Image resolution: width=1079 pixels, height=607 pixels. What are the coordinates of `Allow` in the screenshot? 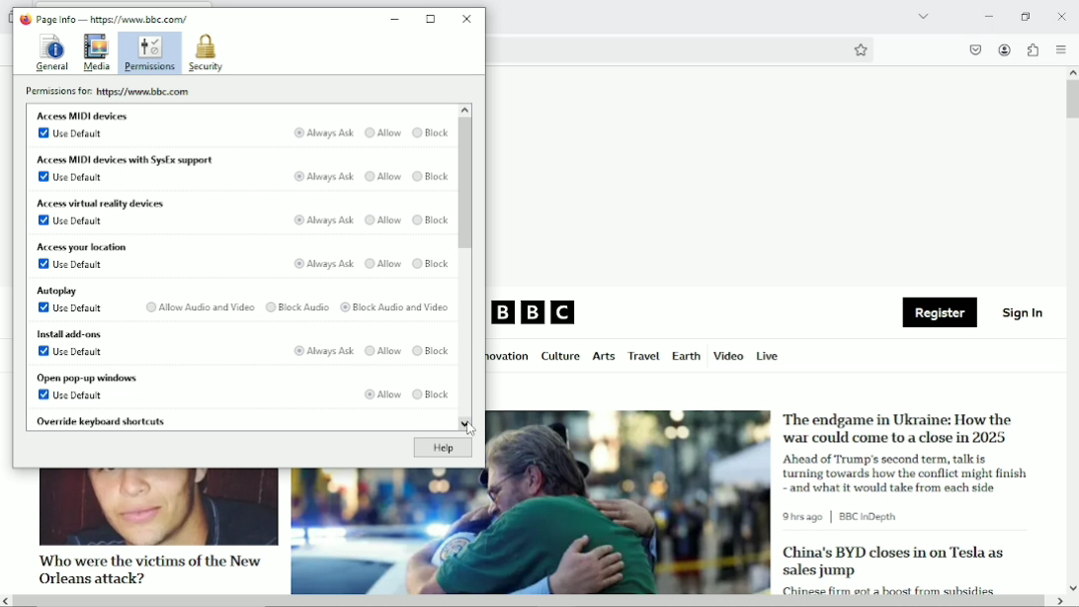 It's located at (382, 176).